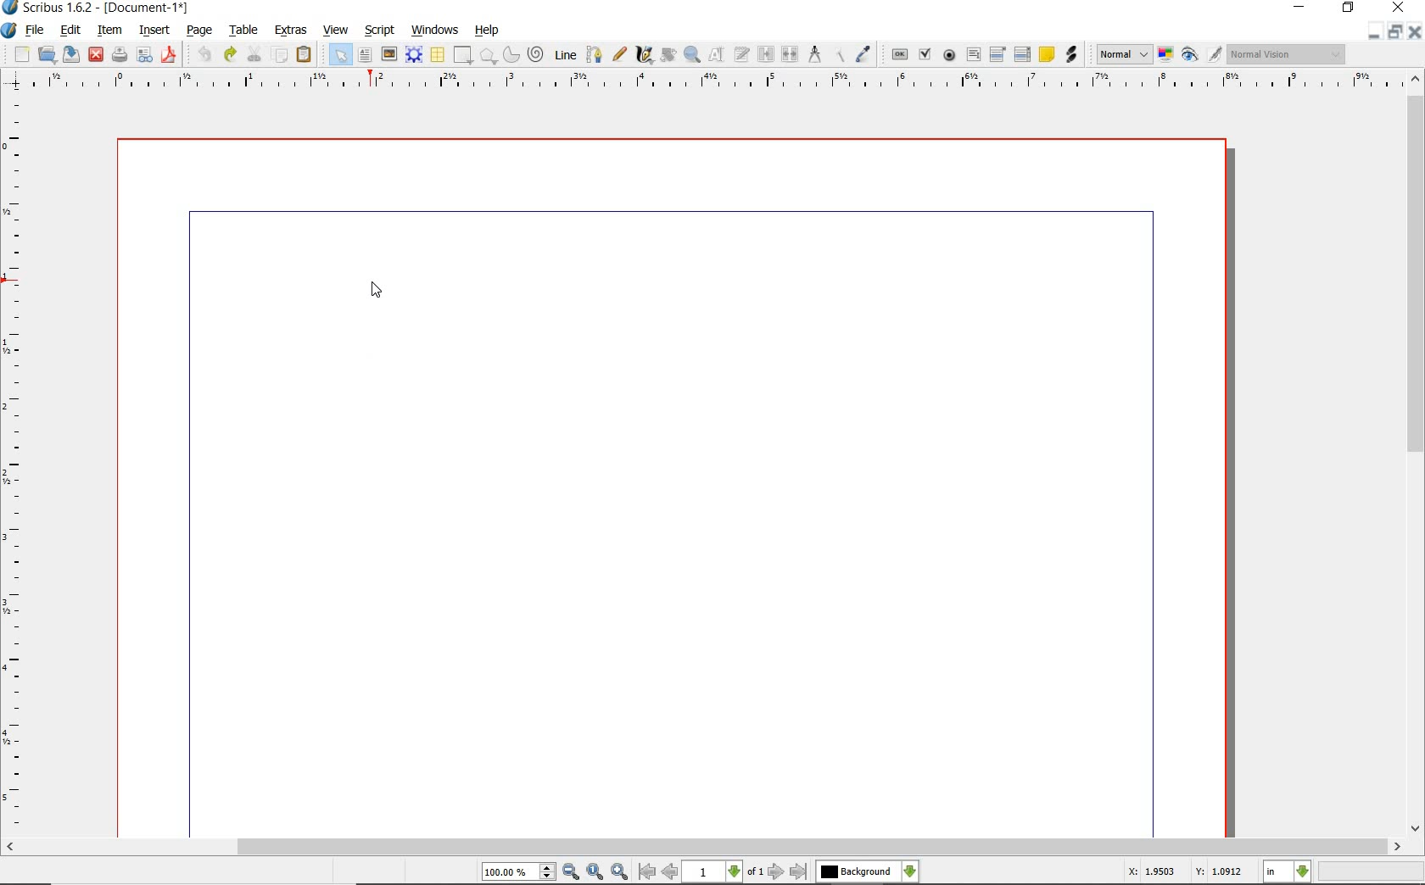 This screenshot has width=1425, height=885. I want to click on restore, so click(1394, 33).